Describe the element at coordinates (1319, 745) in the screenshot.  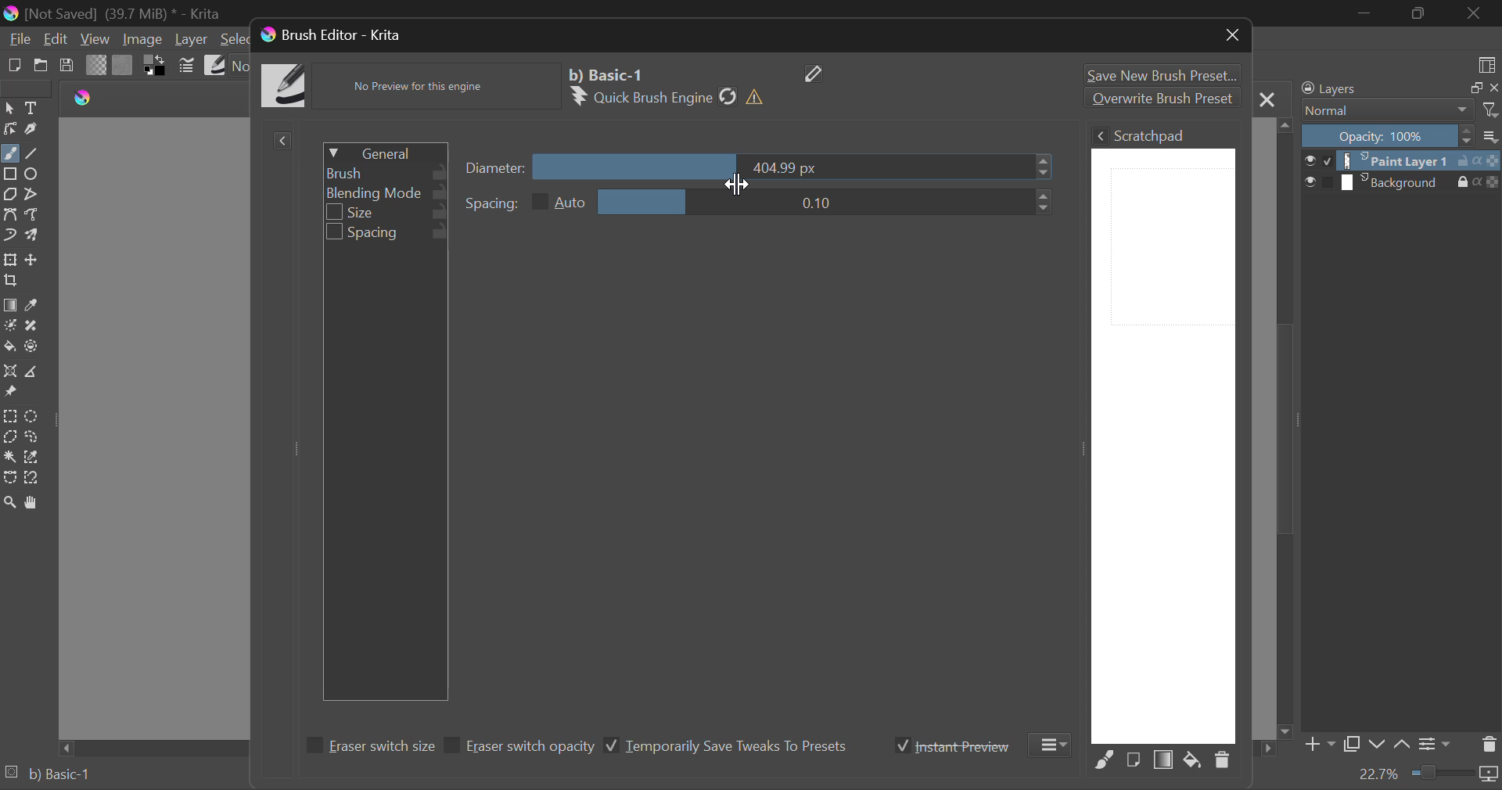
I see `Add Layer` at that location.